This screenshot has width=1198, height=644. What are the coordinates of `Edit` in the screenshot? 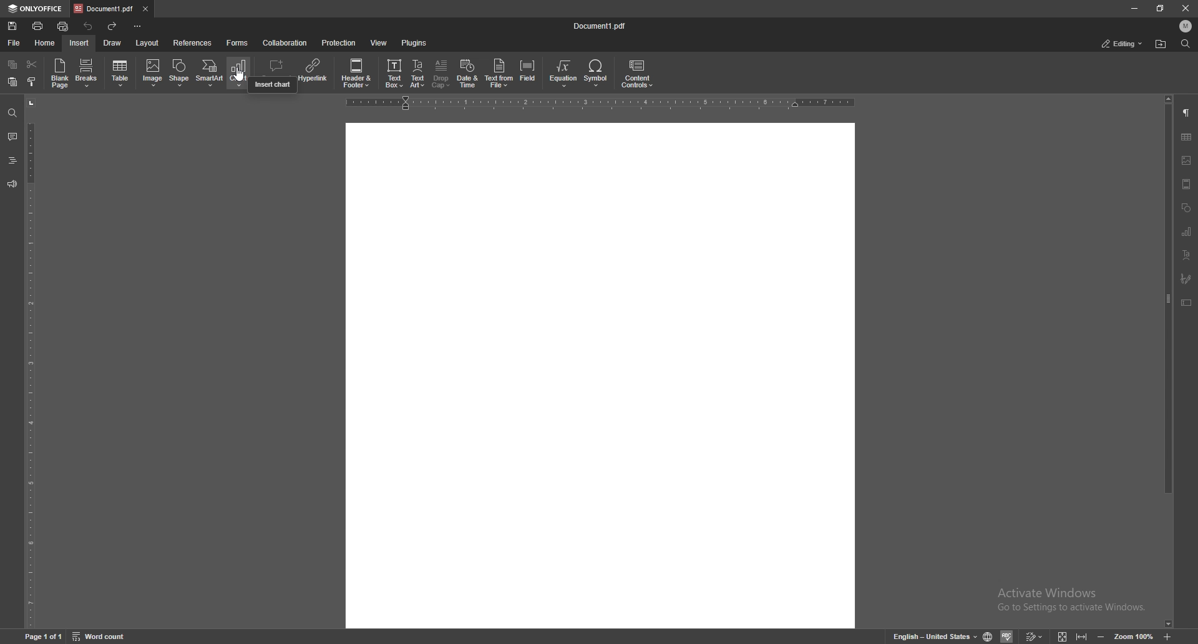 It's located at (1035, 637).